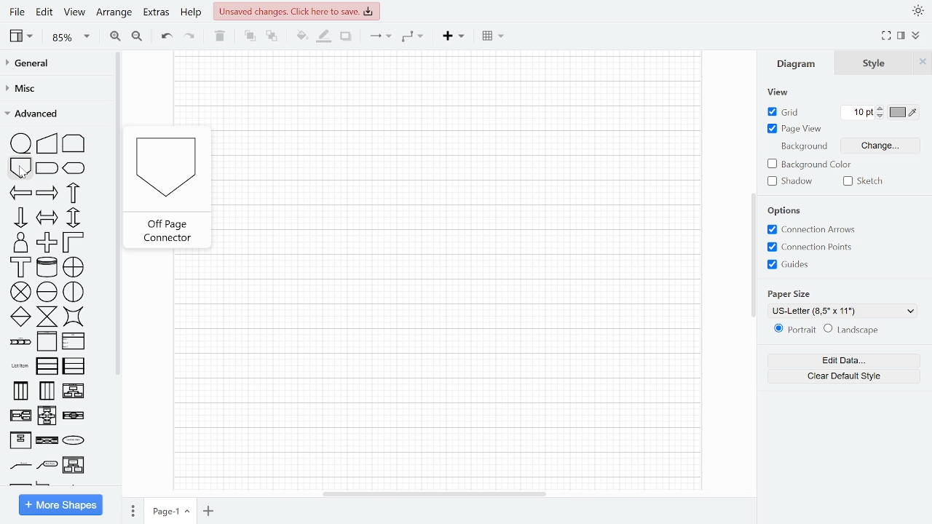 This screenshot has height=524, width=932. Describe the element at coordinates (23, 36) in the screenshot. I see `View` at that location.